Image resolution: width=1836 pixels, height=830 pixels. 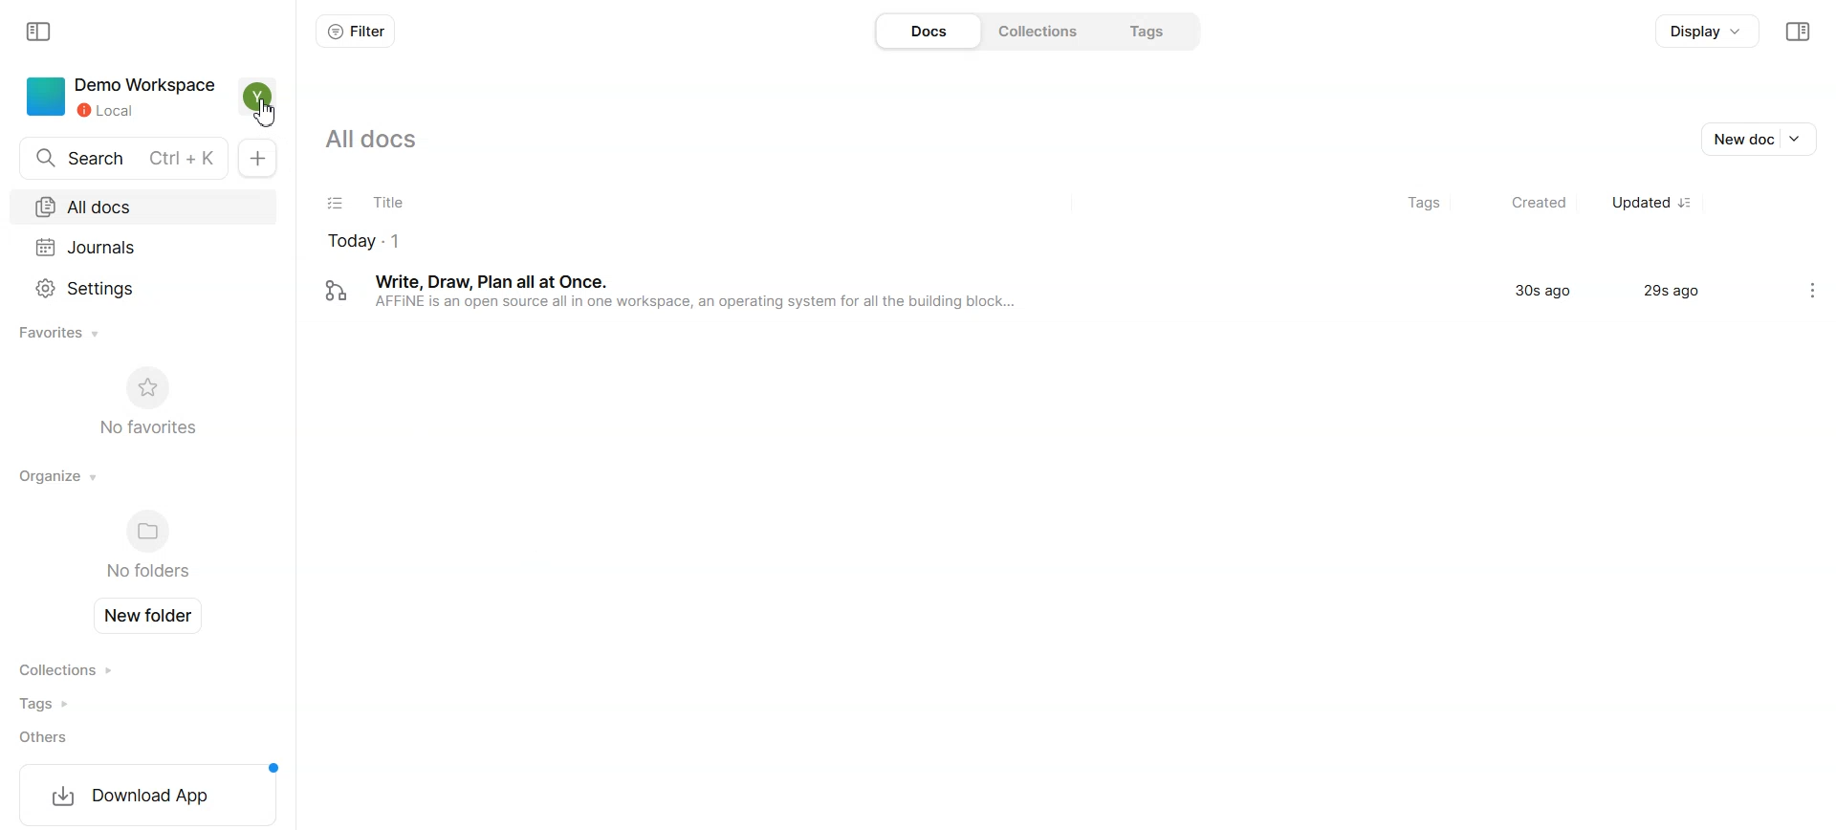 What do you see at coordinates (1149, 29) in the screenshot?
I see `Tags` at bounding box center [1149, 29].